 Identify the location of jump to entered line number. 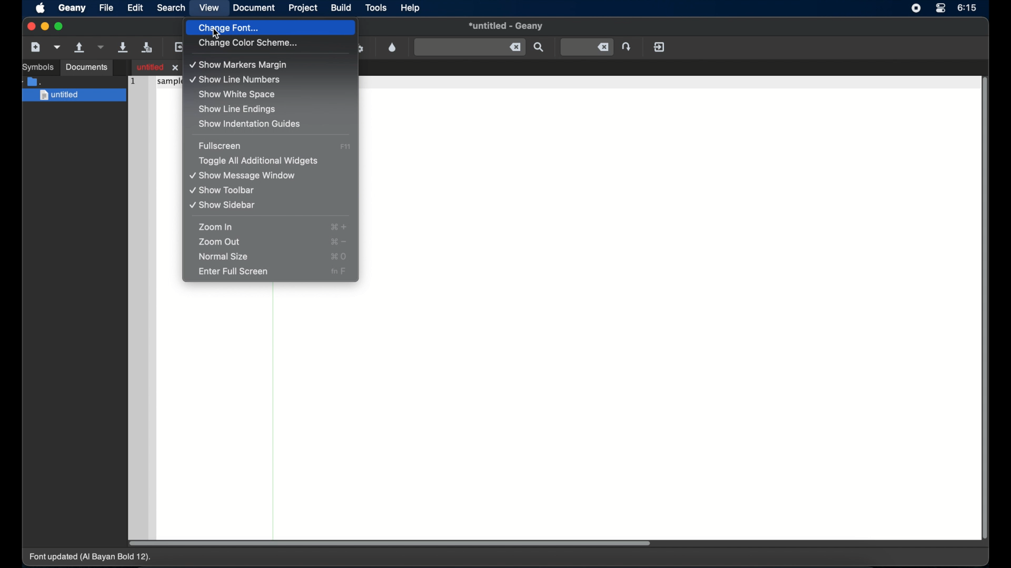
(587, 47).